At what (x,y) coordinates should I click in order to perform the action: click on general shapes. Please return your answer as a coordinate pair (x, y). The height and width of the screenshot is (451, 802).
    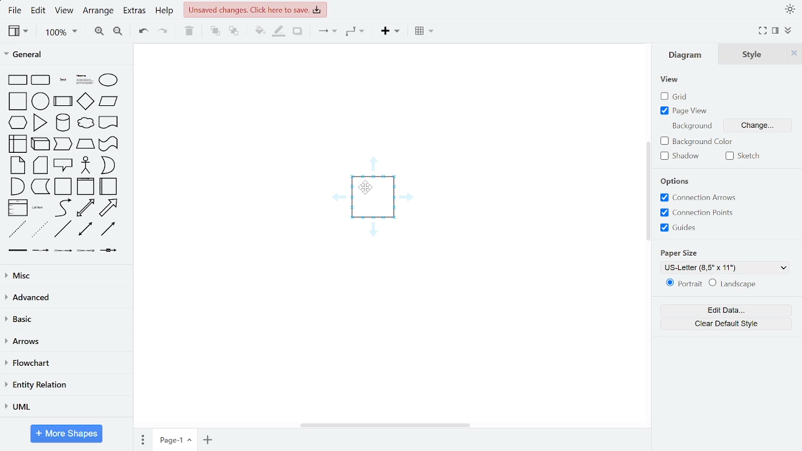
    Looking at the image, I should click on (108, 143).